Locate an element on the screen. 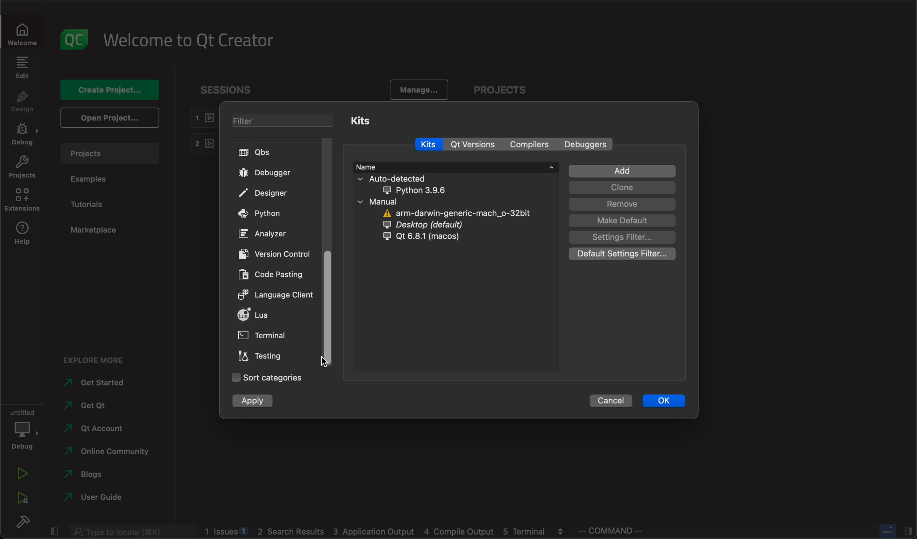 This screenshot has width=917, height=539. filter is located at coordinates (619, 237).